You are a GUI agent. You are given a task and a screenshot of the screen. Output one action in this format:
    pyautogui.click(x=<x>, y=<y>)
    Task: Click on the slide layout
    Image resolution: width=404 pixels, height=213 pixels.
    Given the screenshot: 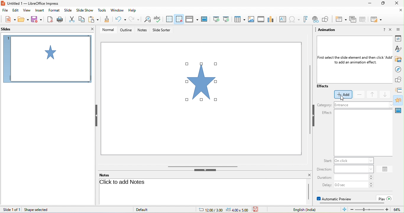 What is the action you would take?
    pyautogui.click(x=376, y=20)
    